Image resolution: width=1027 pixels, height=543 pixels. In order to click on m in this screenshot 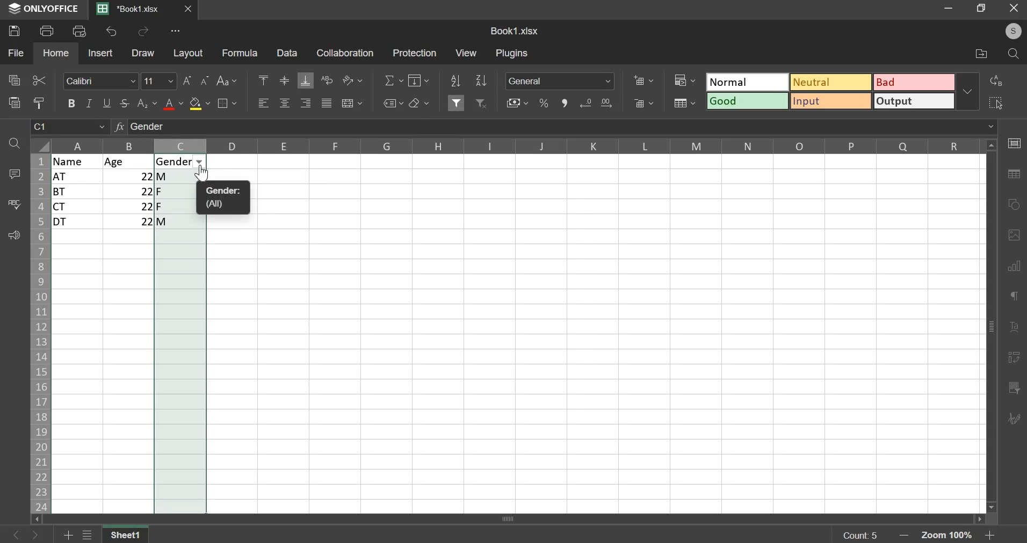, I will do `click(181, 223)`.